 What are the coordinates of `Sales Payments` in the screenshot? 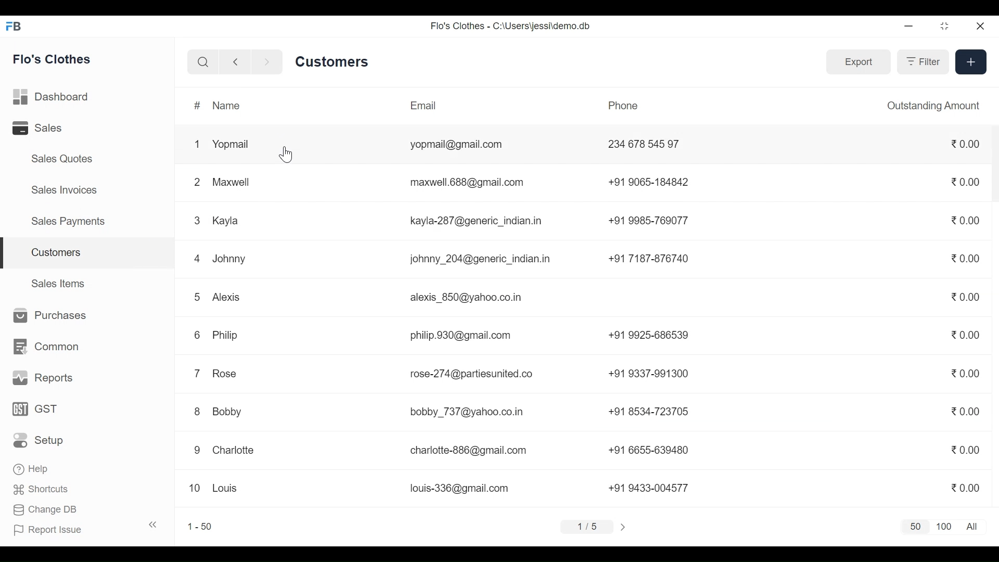 It's located at (67, 221).